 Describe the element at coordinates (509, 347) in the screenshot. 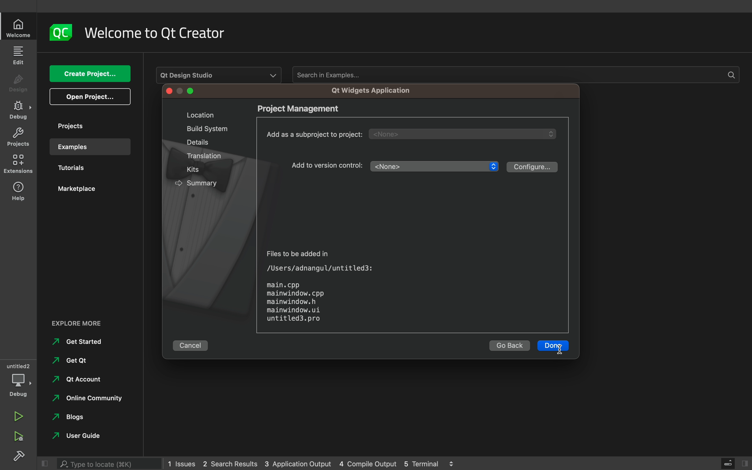

I see `go back` at that location.